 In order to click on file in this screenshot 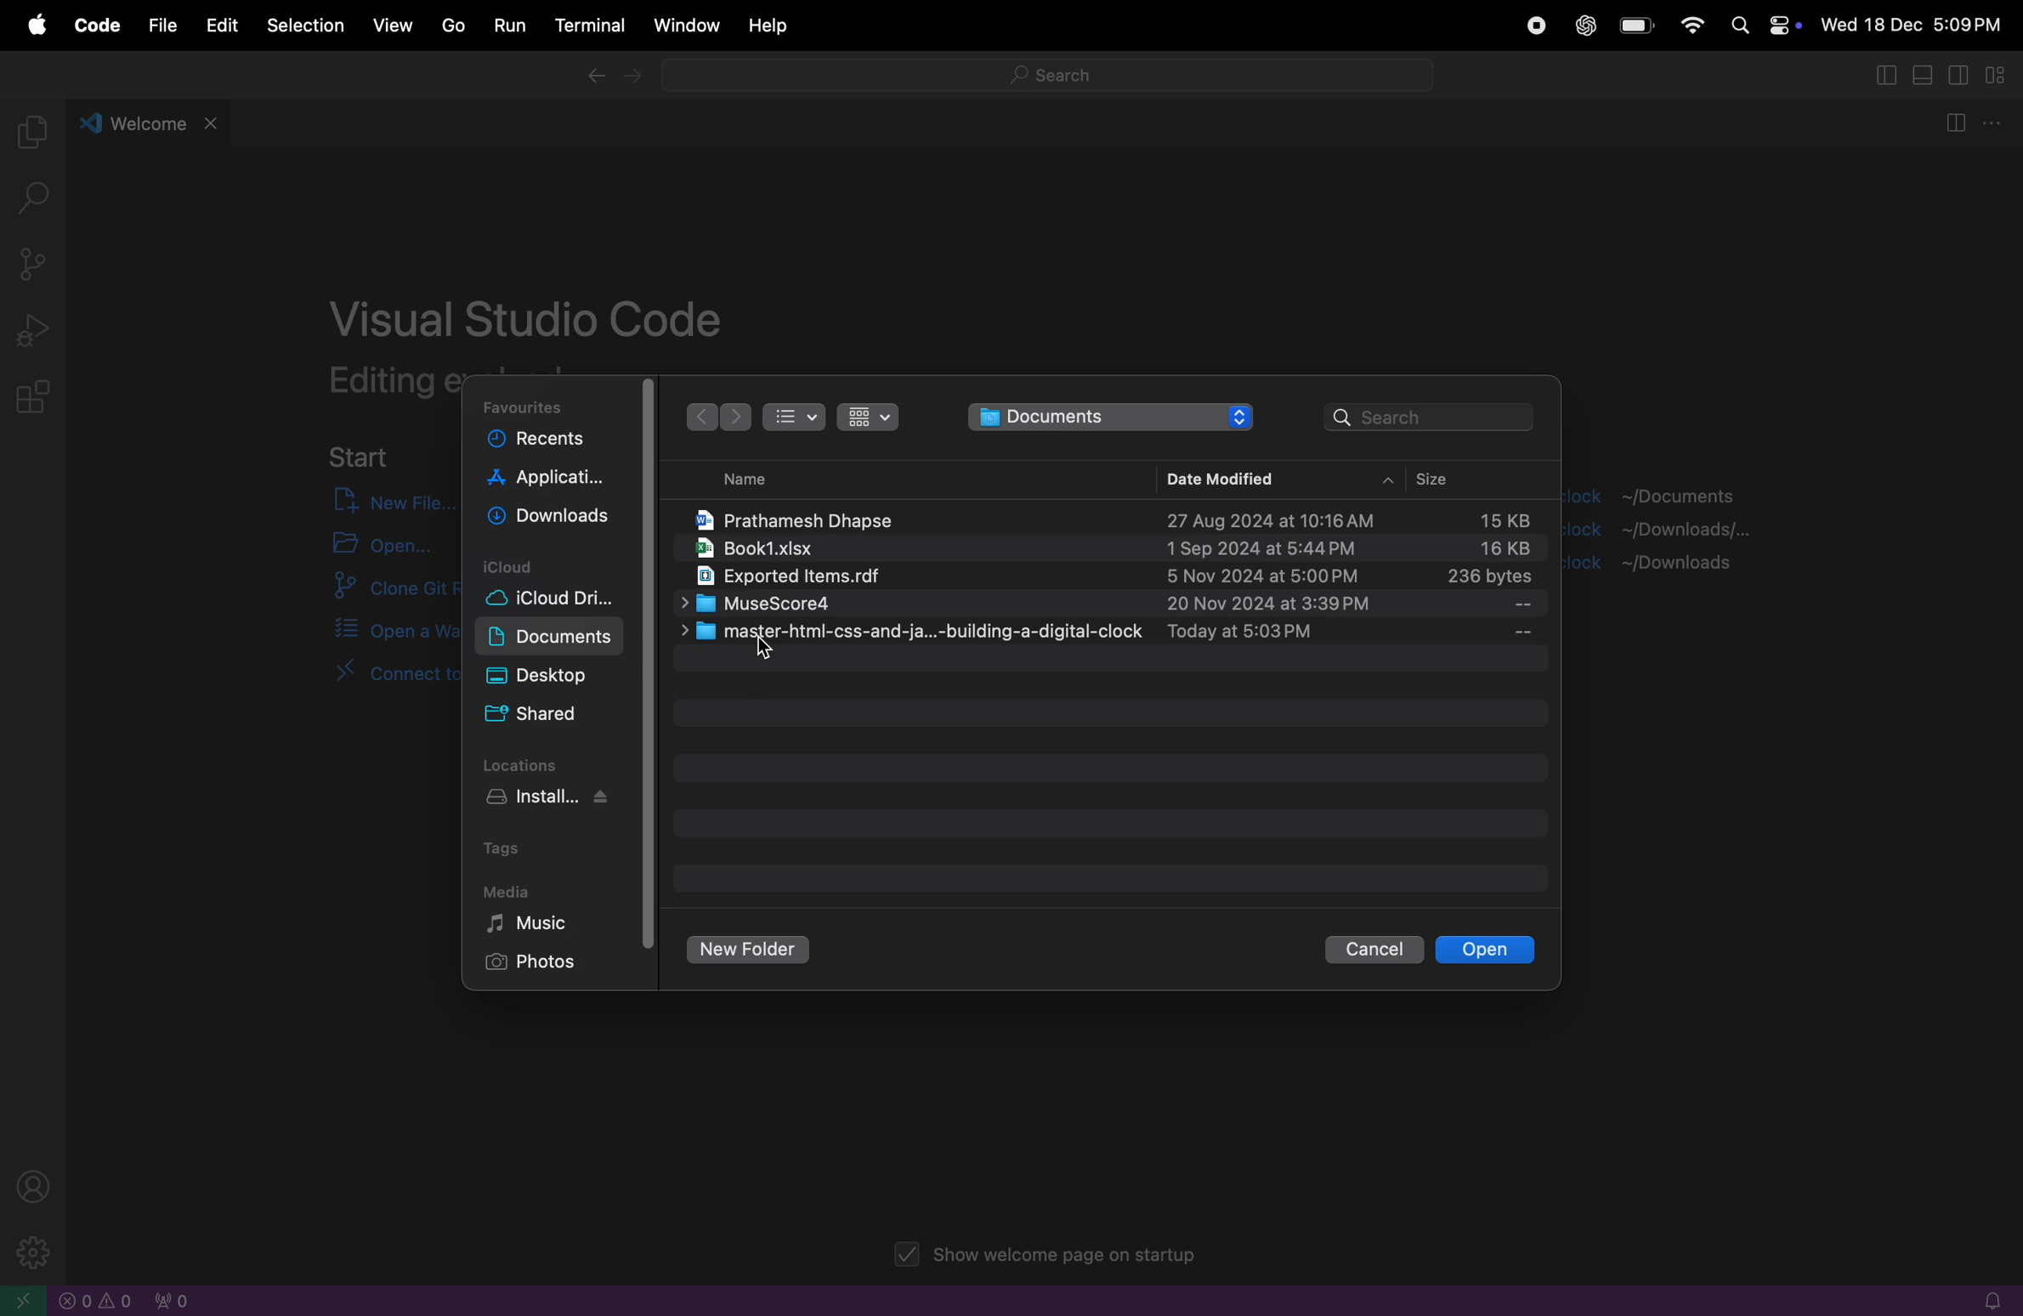, I will do `click(1112, 632)`.